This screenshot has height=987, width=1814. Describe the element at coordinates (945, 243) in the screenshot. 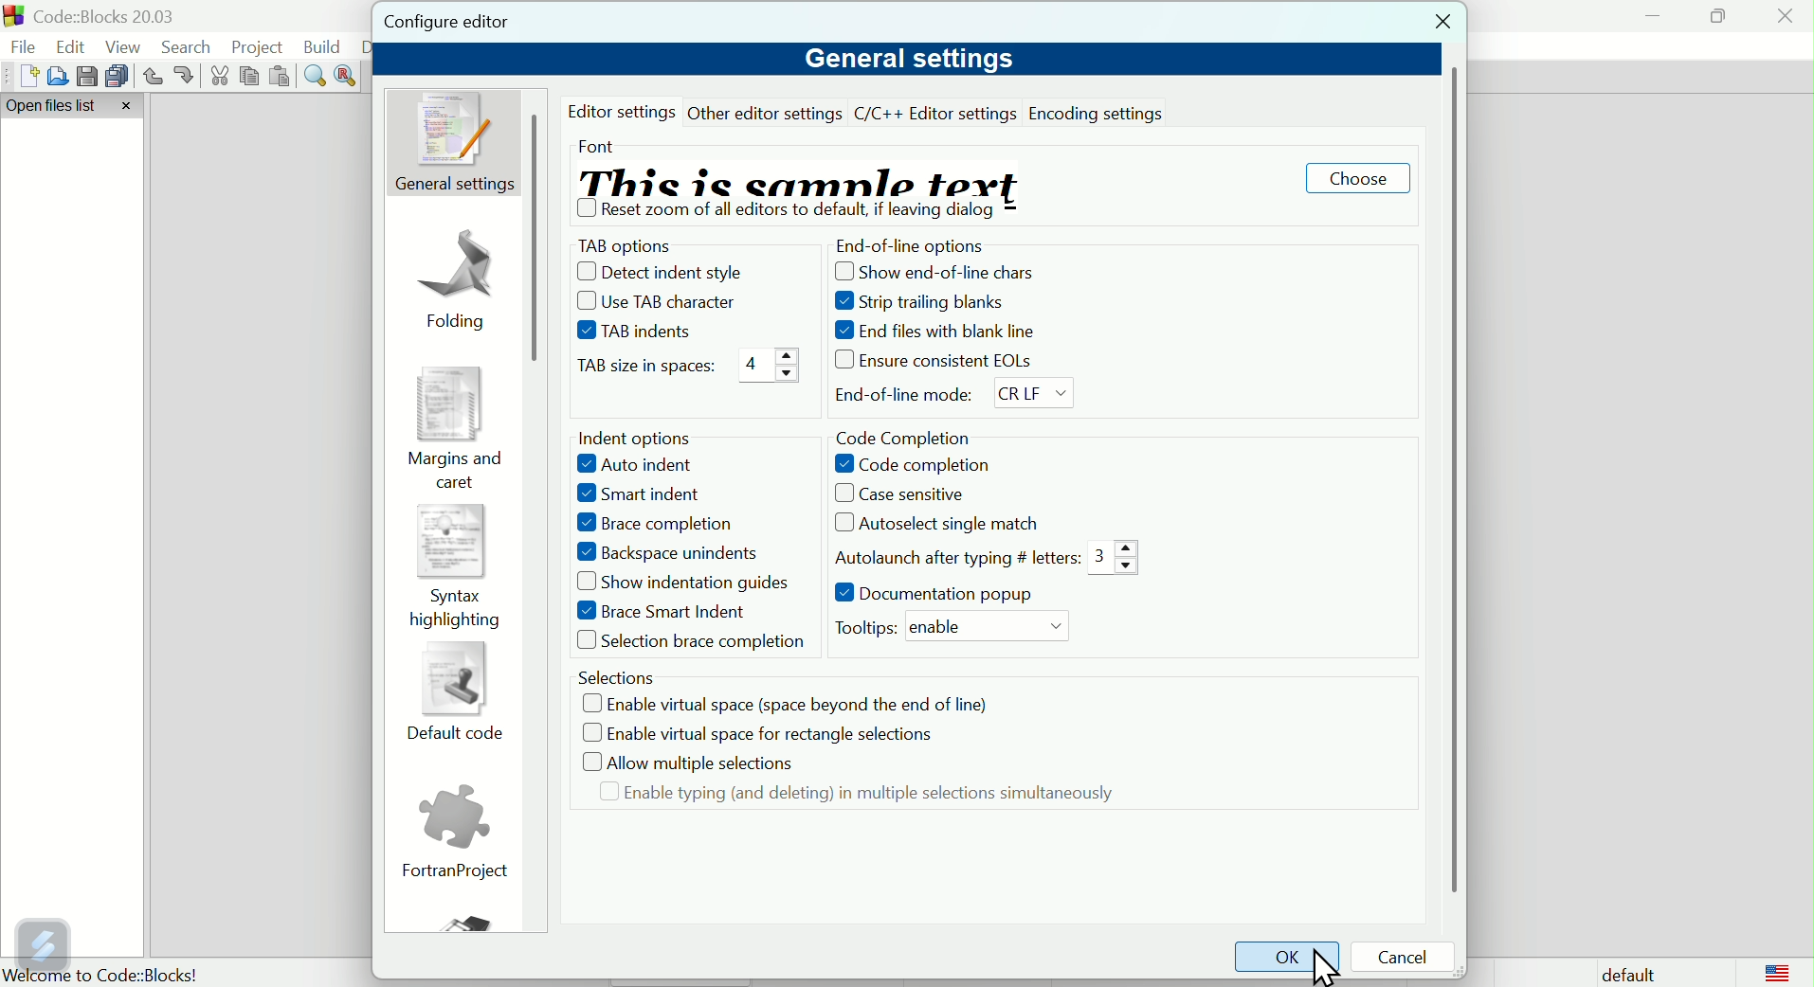

I see `End of line options` at that location.